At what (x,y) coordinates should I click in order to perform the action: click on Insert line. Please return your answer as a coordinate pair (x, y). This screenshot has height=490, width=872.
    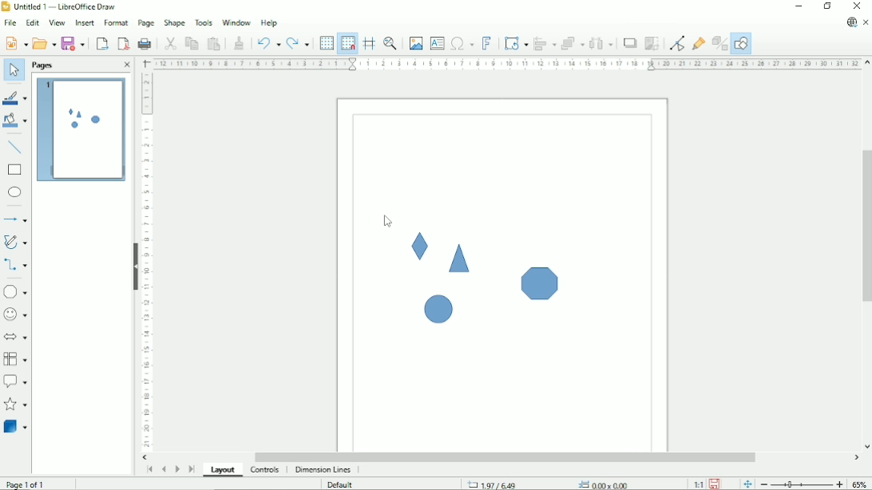
    Looking at the image, I should click on (15, 148).